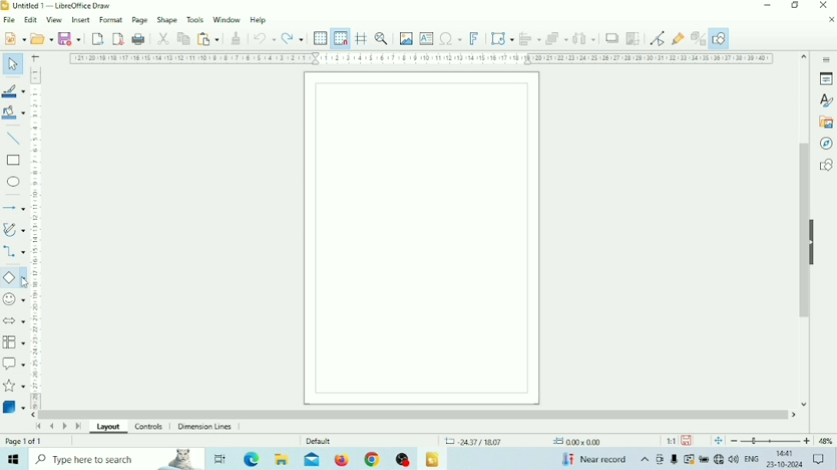  I want to click on Insert Line, so click(14, 139).